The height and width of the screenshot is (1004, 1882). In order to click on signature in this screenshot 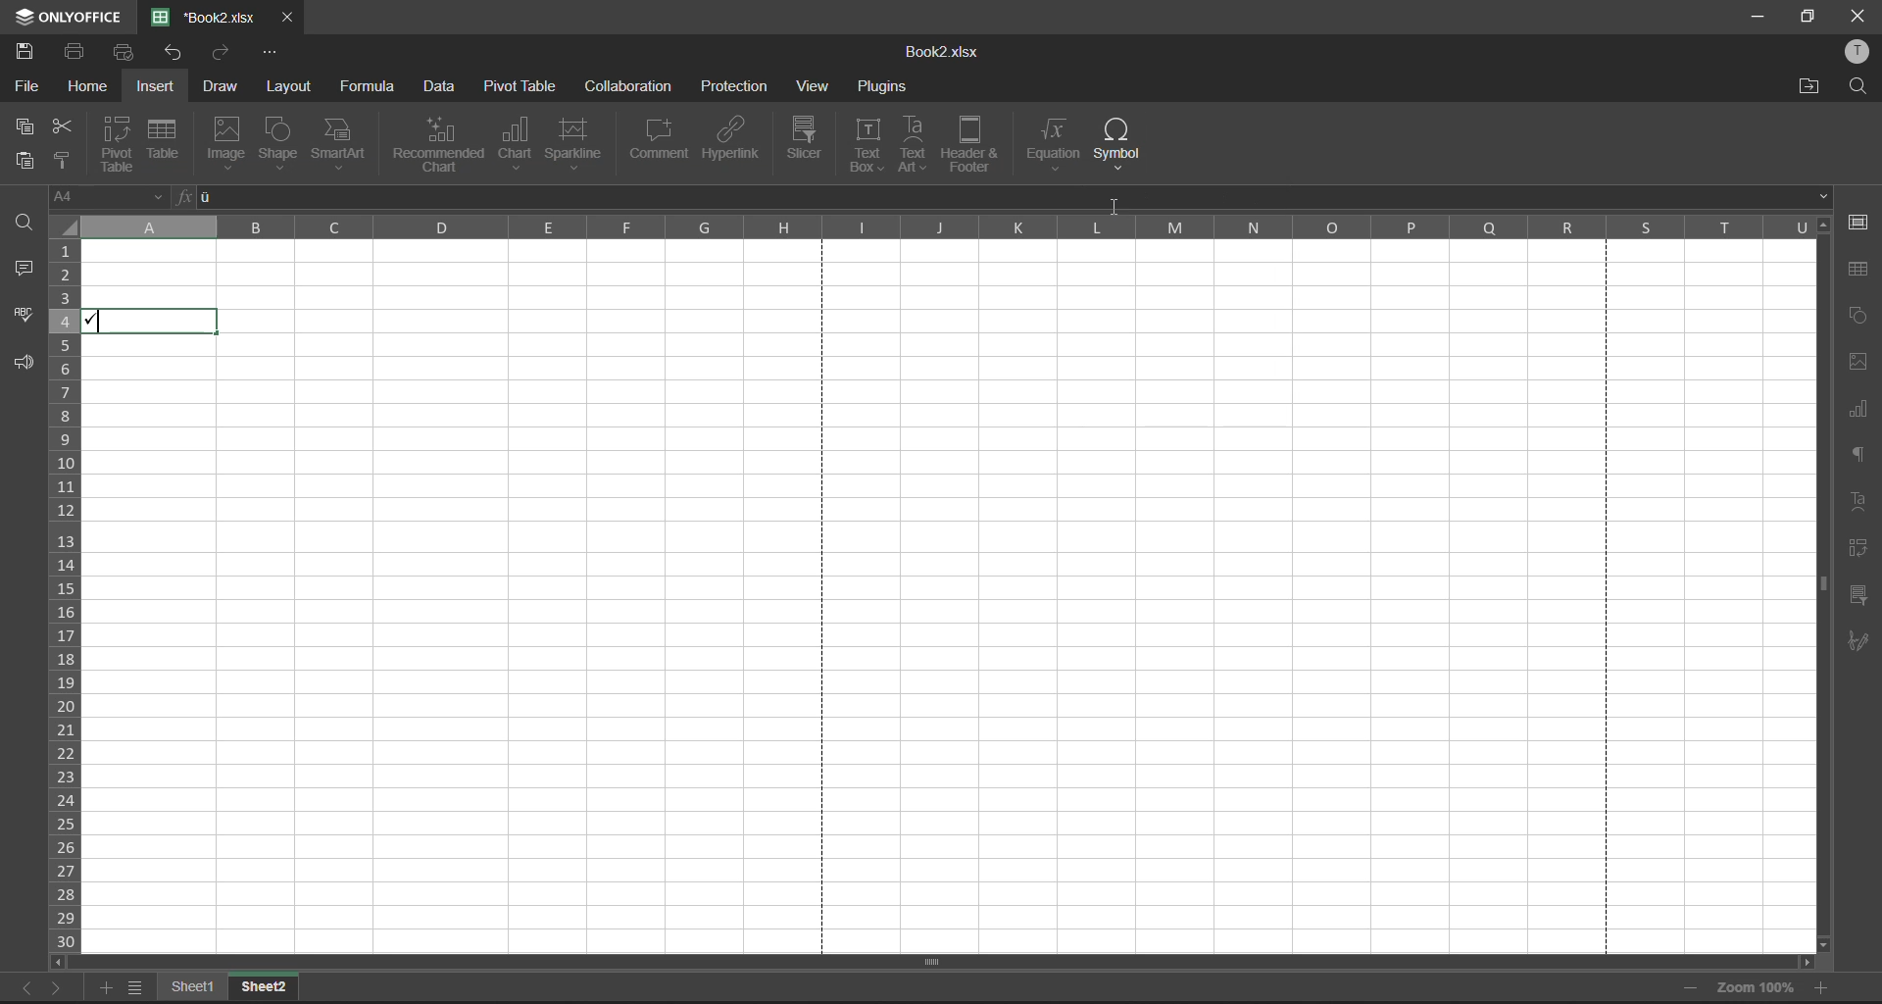, I will do `click(1859, 639)`.